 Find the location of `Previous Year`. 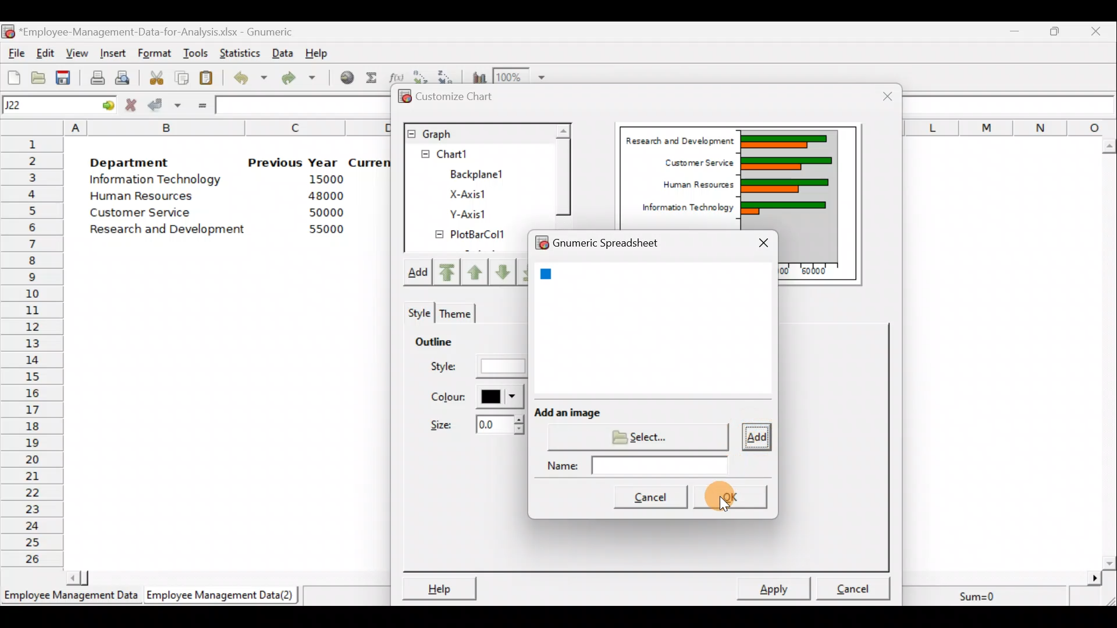

Previous Year is located at coordinates (294, 162).